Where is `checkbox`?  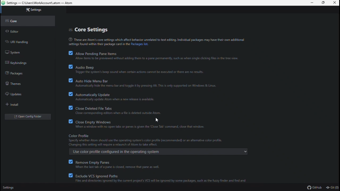 checkbox is located at coordinates (70, 162).